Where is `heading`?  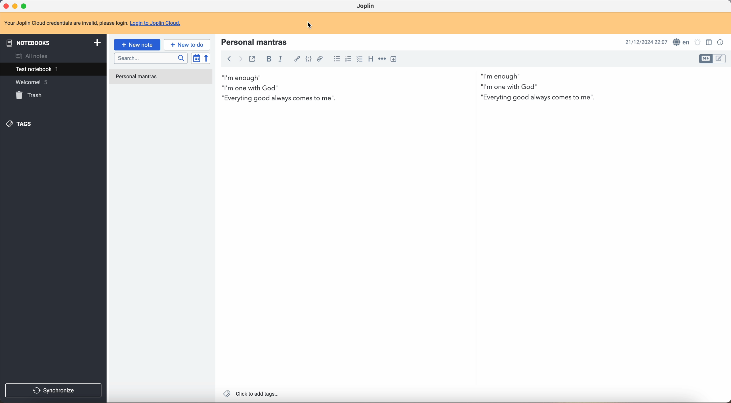
heading is located at coordinates (371, 60).